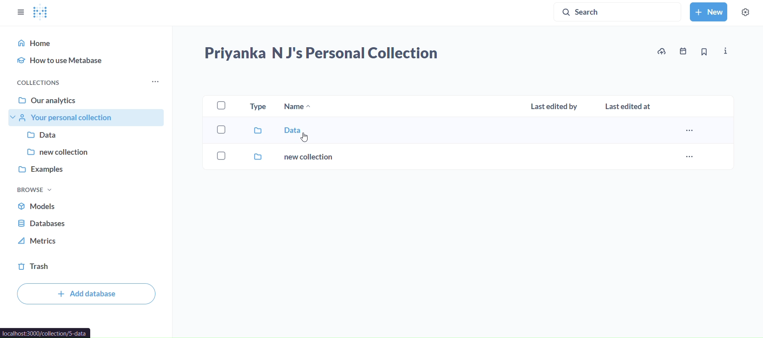 This screenshot has height=338, width=763. What do you see at coordinates (691, 131) in the screenshot?
I see `more` at bounding box center [691, 131].